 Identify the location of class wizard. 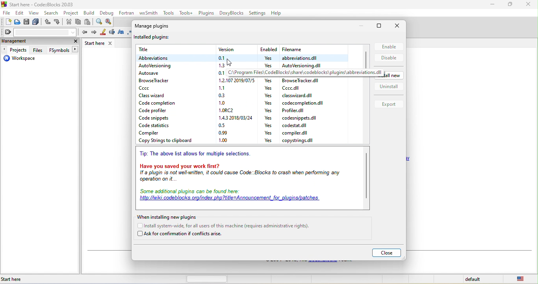
(156, 96).